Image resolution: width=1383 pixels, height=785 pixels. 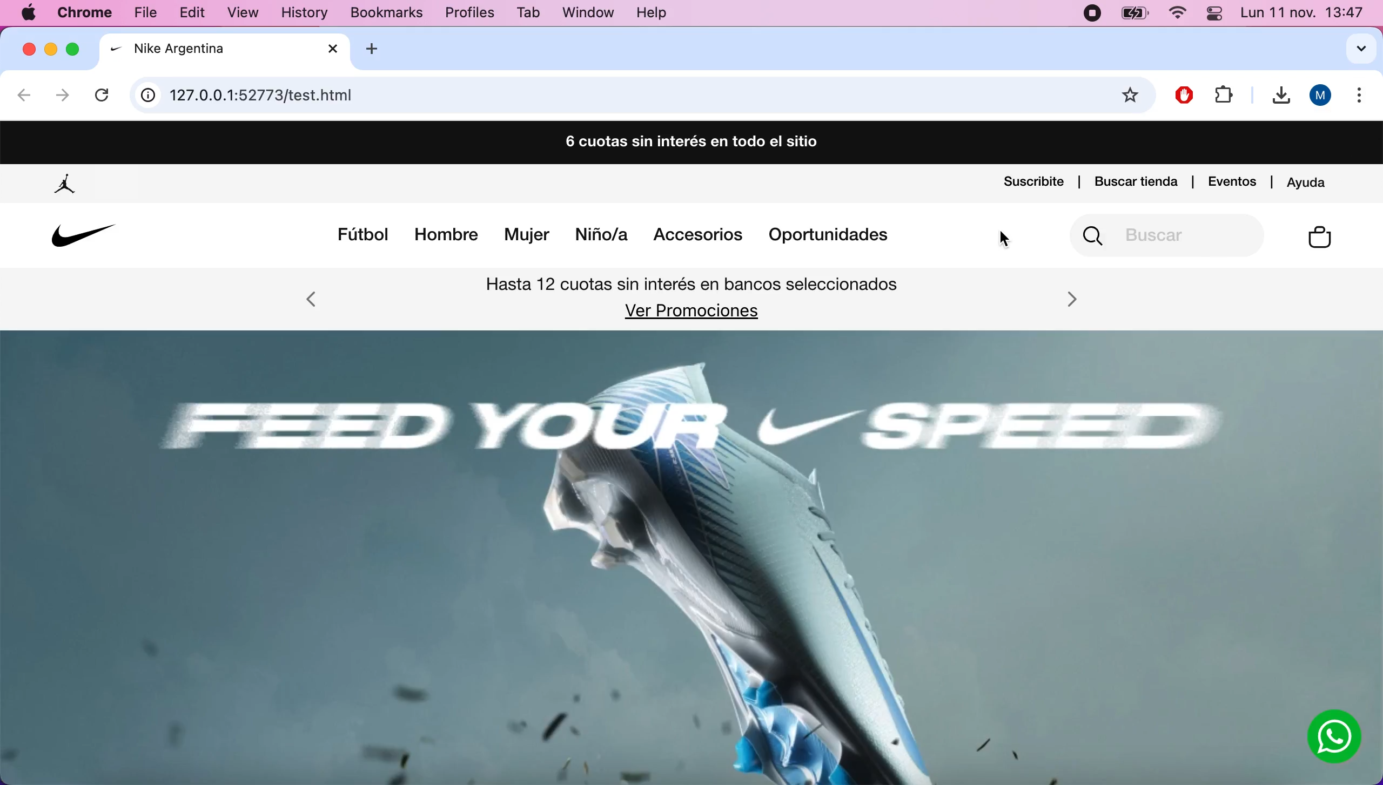 What do you see at coordinates (1091, 15) in the screenshot?
I see `recording stopped` at bounding box center [1091, 15].